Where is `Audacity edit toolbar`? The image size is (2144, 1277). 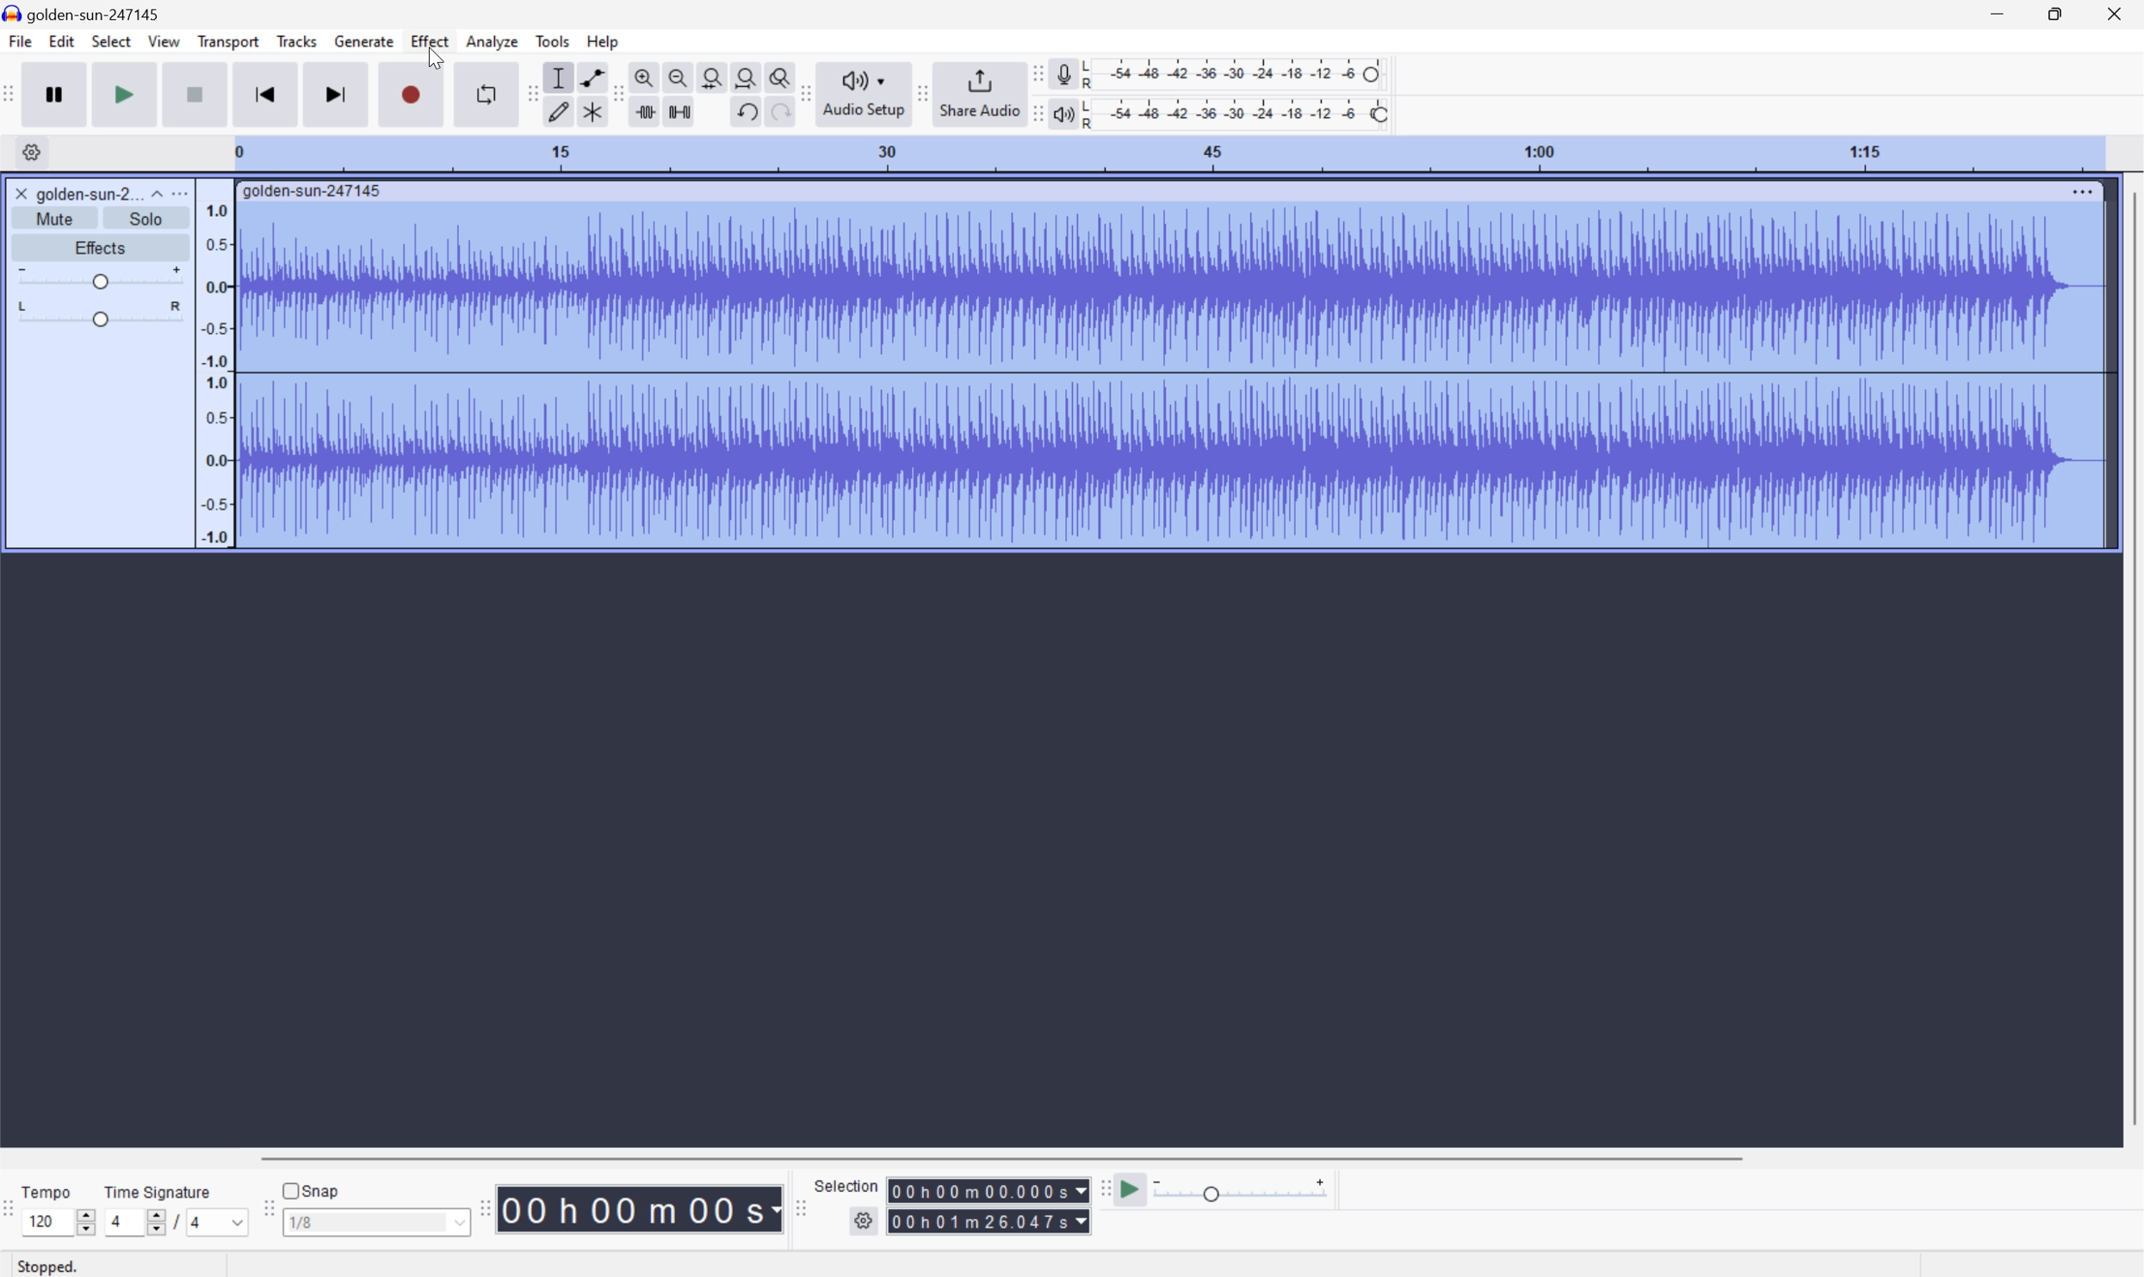
Audacity edit toolbar is located at coordinates (618, 96).